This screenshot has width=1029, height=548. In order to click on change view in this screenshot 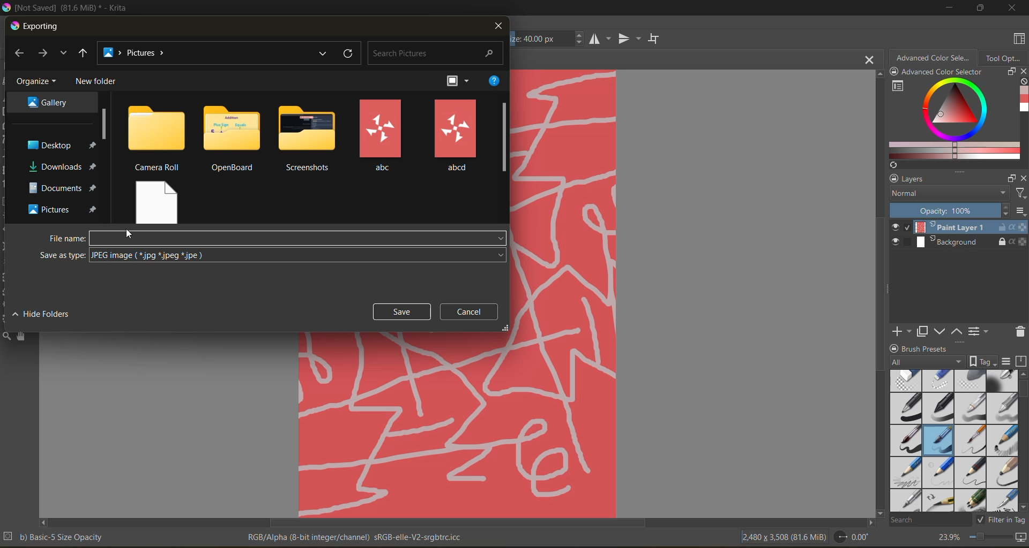, I will do `click(461, 81)`.